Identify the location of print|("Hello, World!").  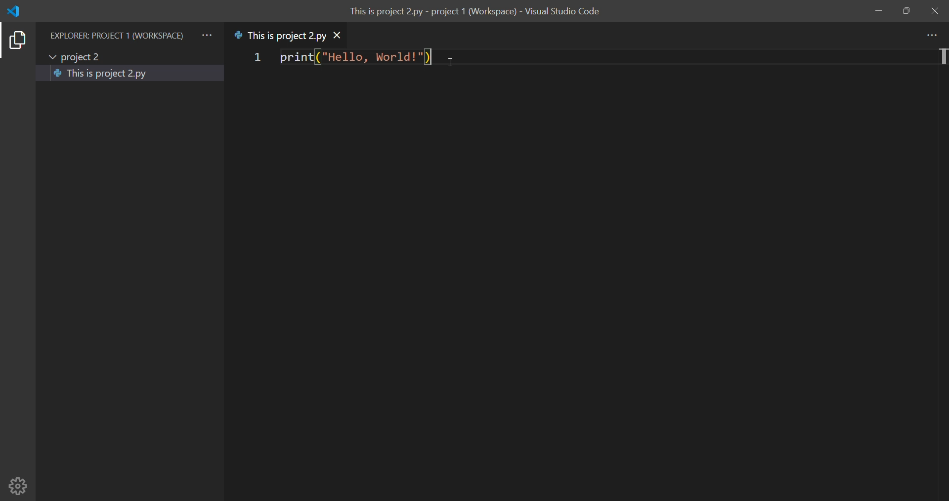
(352, 60).